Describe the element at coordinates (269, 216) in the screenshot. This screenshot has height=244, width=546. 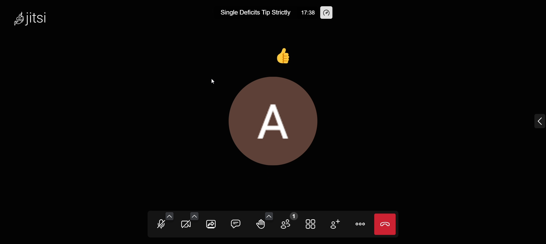
I see `more reaction option` at that location.